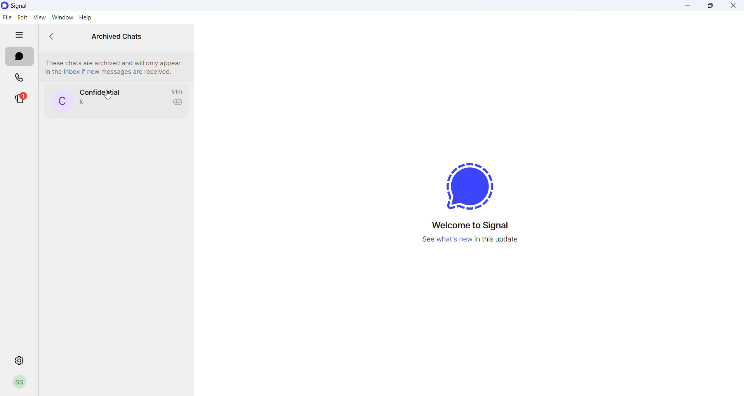  What do you see at coordinates (116, 34) in the screenshot?
I see `archived chats heading` at bounding box center [116, 34].